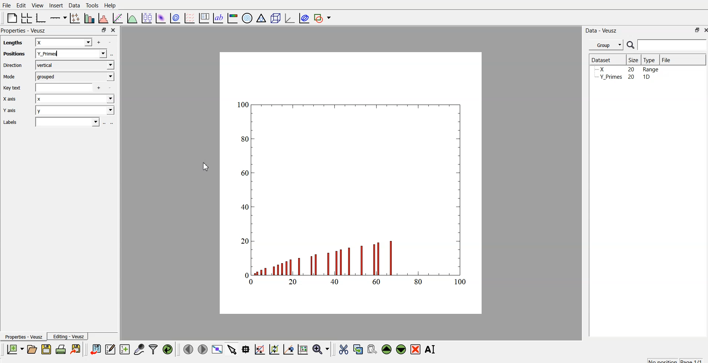 This screenshot has height=363, width=708. What do you see at coordinates (400, 349) in the screenshot?
I see `move down the widget ` at bounding box center [400, 349].